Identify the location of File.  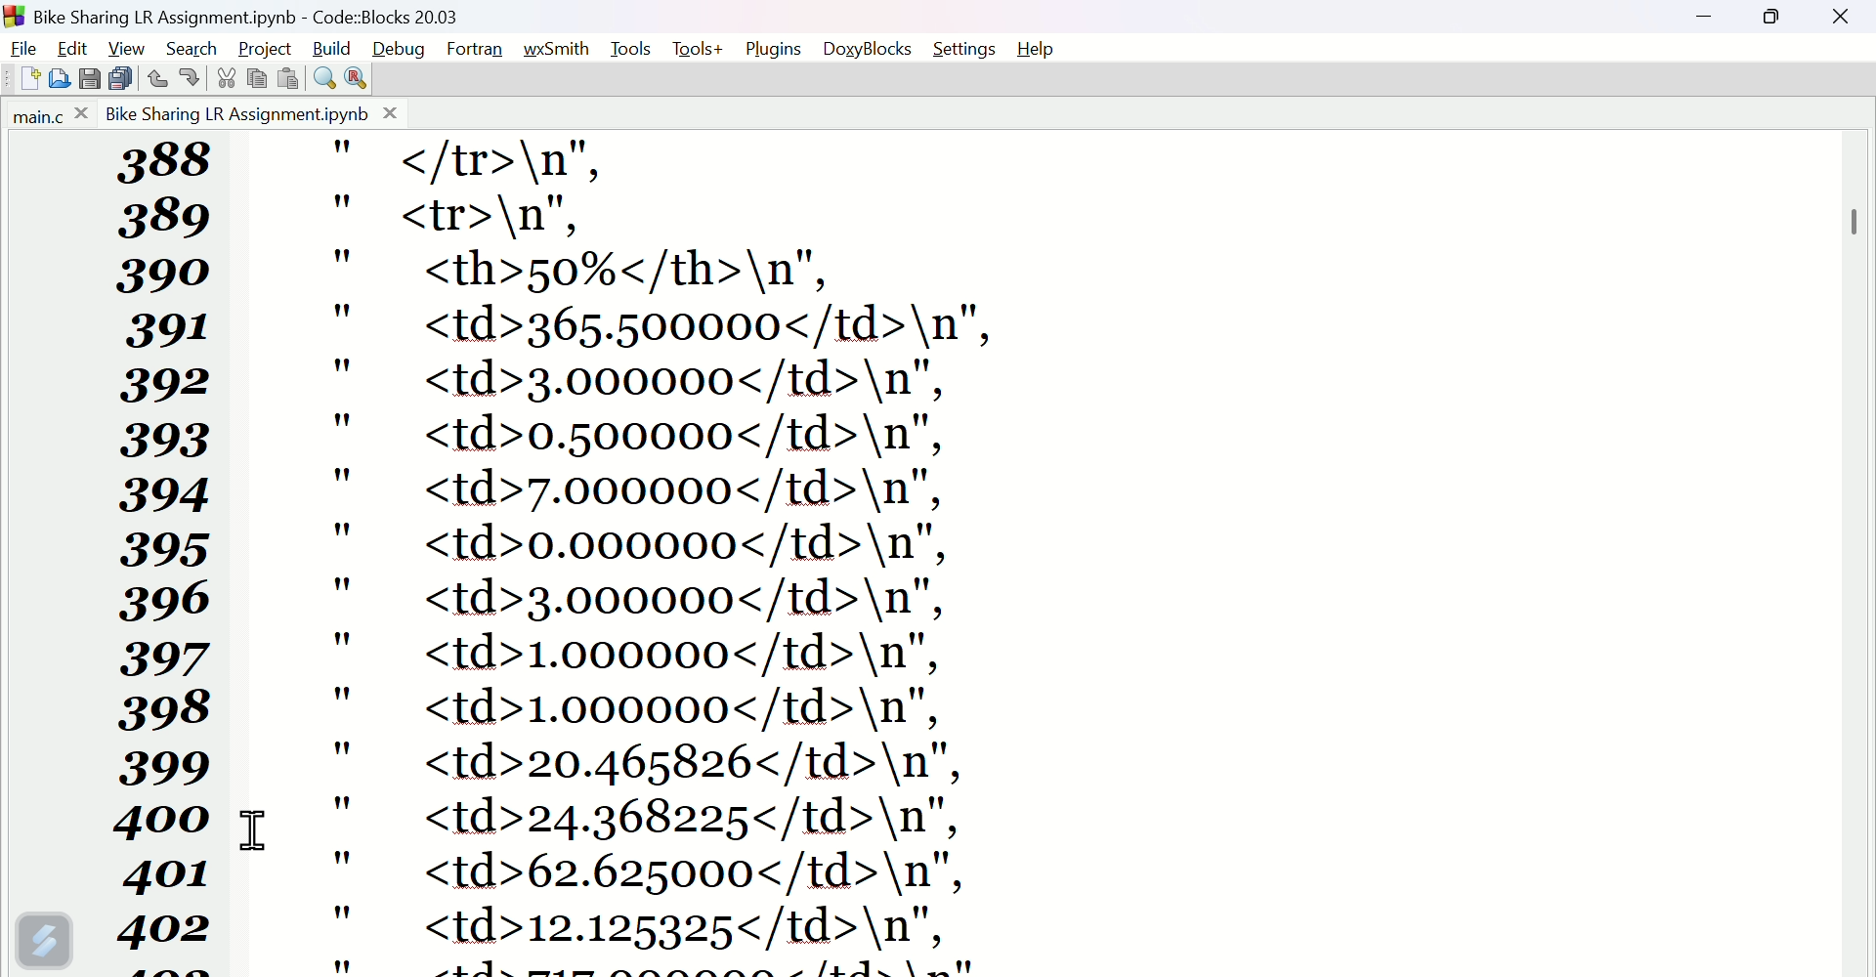
(22, 48).